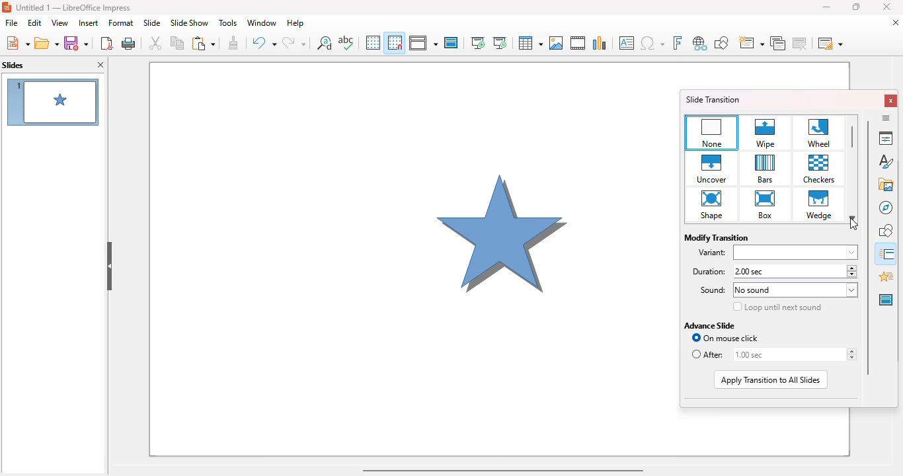  What do you see at coordinates (46, 42) in the screenshot?
I see `open` at bounding box center [46, 42].